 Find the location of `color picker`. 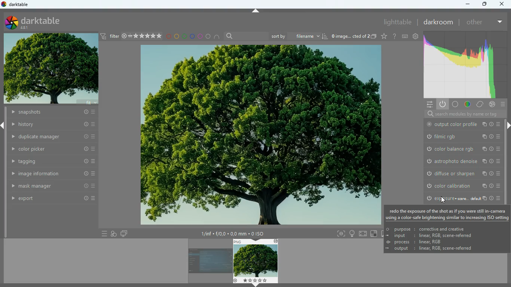

color picker is located at coordinates (50, 150).